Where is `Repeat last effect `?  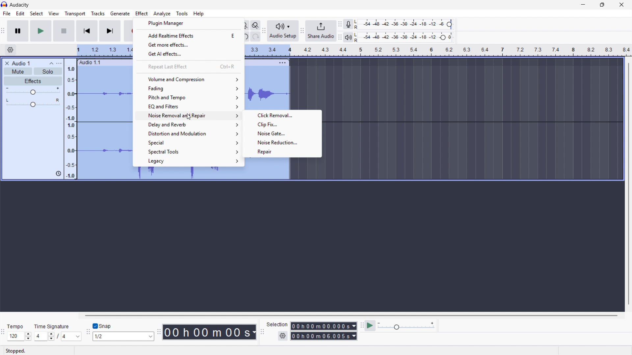 Repeat last effect  is located at coordinates (189, 67).